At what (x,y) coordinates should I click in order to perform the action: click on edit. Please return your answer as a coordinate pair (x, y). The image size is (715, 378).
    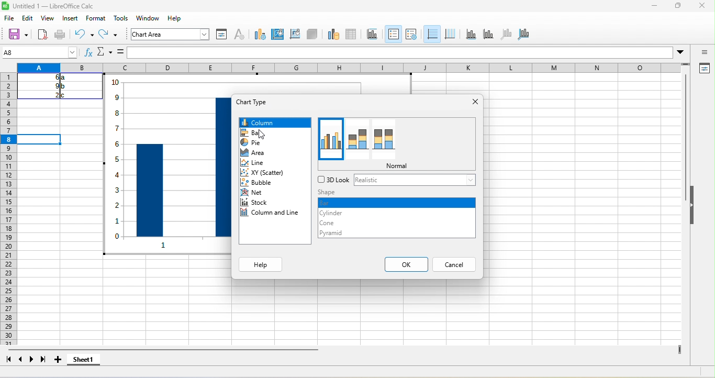
    Looking at the image, I should click on (29, 17).